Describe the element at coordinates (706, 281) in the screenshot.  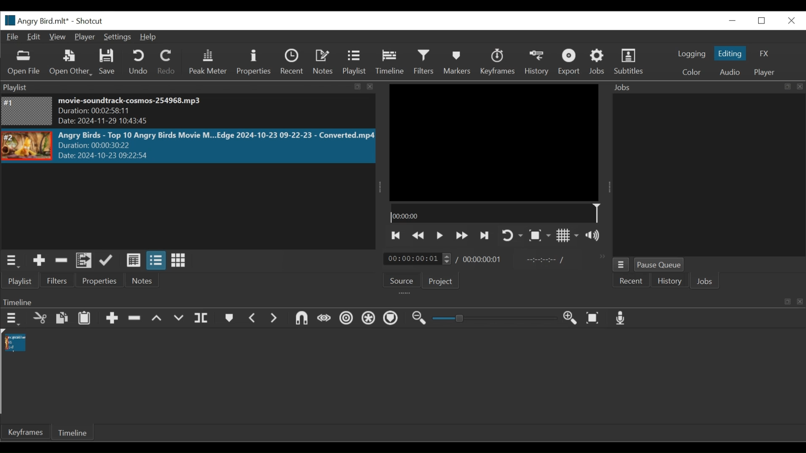
I see `Jobs` at that location.